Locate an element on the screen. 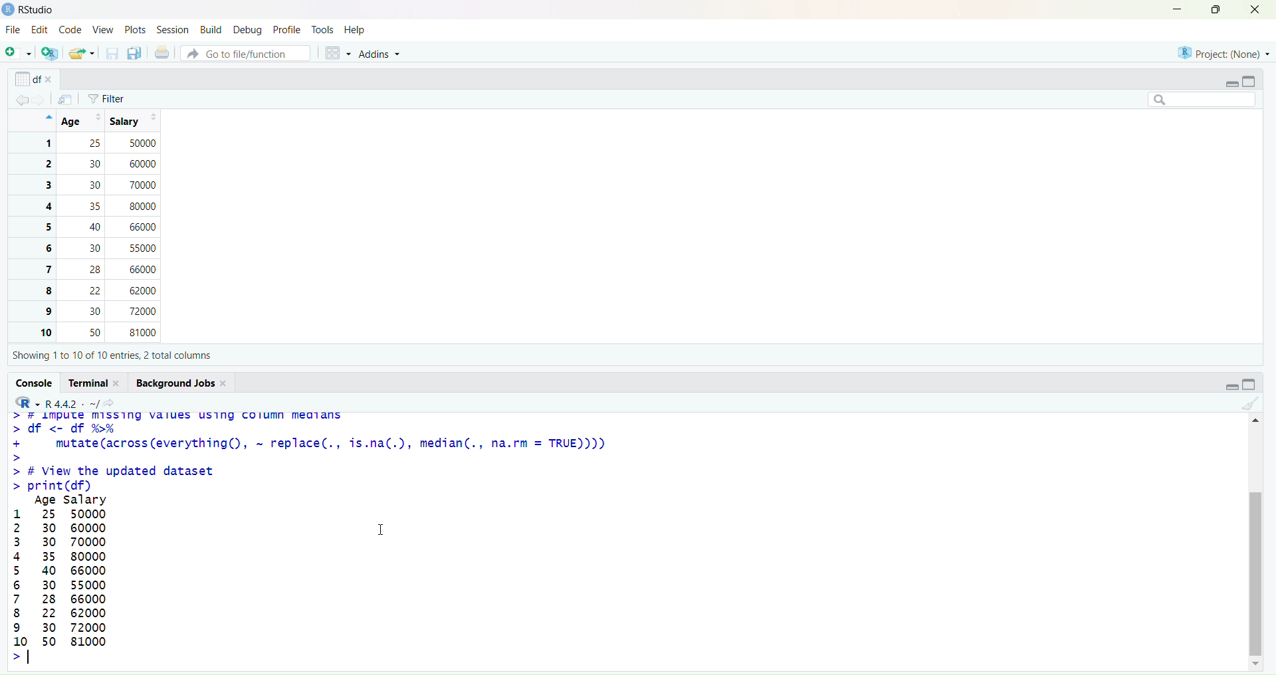 Image resolution: width=1276 pixels, height=675 pixels. > # Impute missing values using column medians
df <- df %% I
mutate (across (everything(), ~ replace(., is.na(.), median(., na.rm = TRUE))))
# View the updated dataset
print (df)| is located at coordinates (312, 451).